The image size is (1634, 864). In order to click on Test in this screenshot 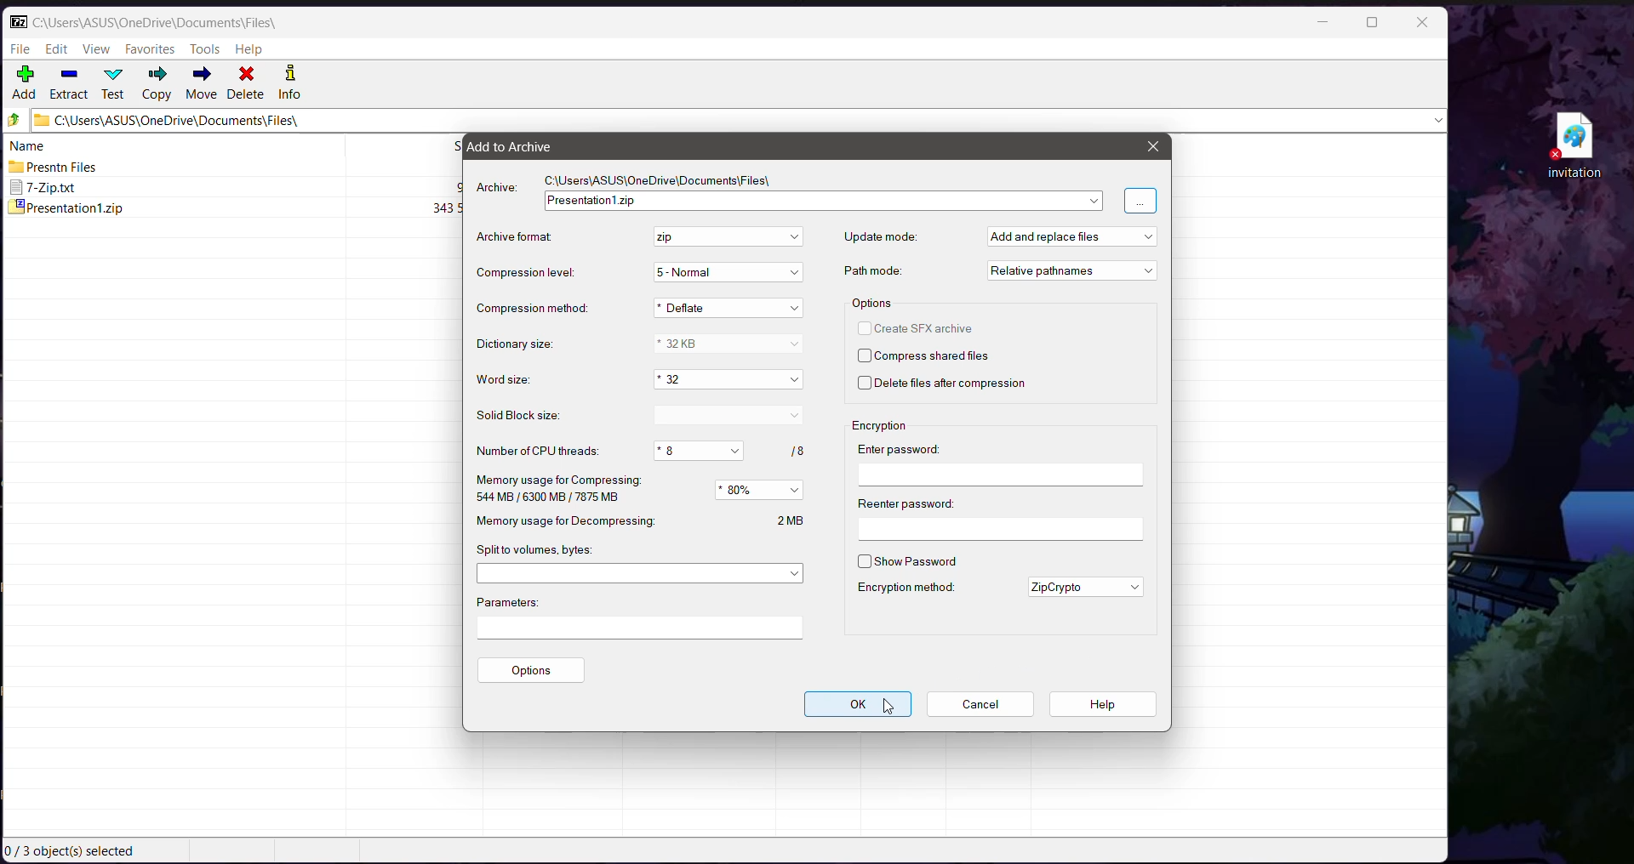, I will do `click(115, 82)`.